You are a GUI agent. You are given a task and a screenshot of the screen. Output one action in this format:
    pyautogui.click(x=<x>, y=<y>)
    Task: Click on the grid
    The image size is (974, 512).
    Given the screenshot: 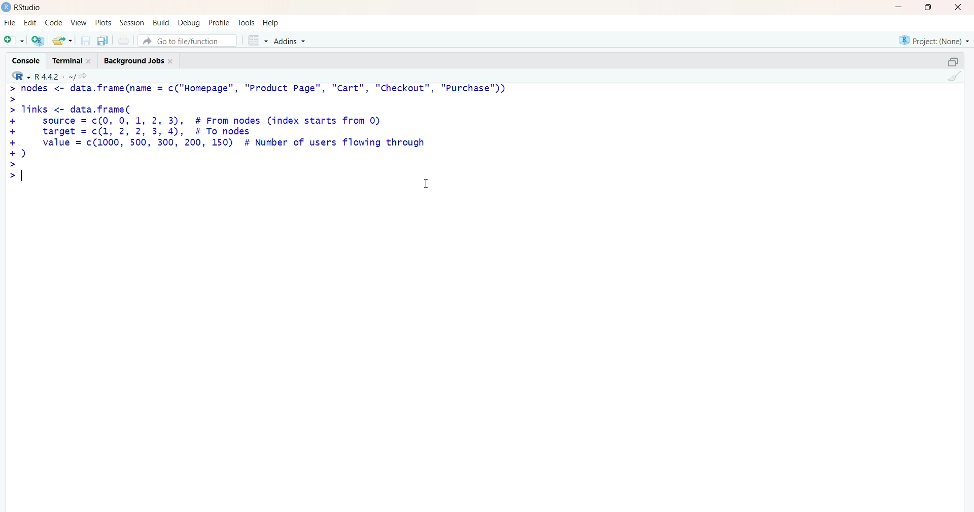 What is the action you would take?
    pyautogui.click(x=255, y=41)
    